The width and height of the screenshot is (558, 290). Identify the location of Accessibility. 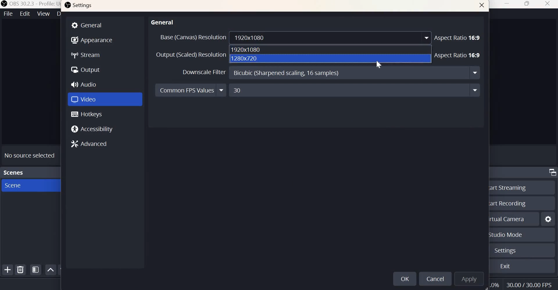
(94, 129).